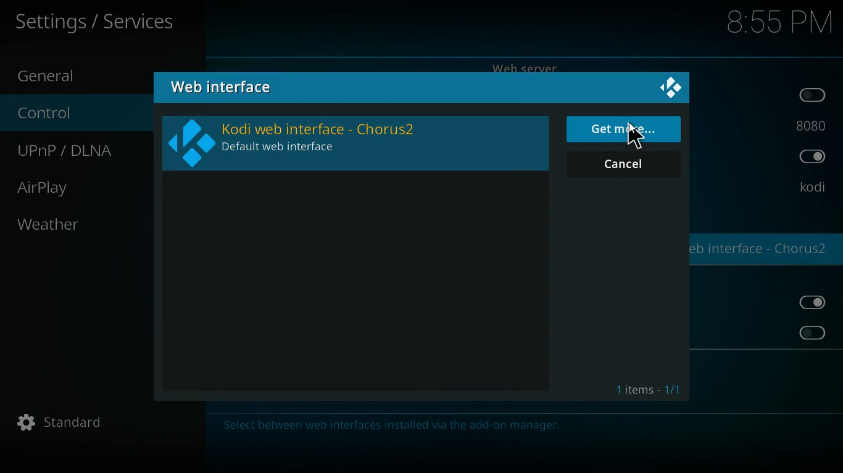  What do you see at coordinates (520, 427) in the screenshot?
I see `message` at bounding box center [520, 427].